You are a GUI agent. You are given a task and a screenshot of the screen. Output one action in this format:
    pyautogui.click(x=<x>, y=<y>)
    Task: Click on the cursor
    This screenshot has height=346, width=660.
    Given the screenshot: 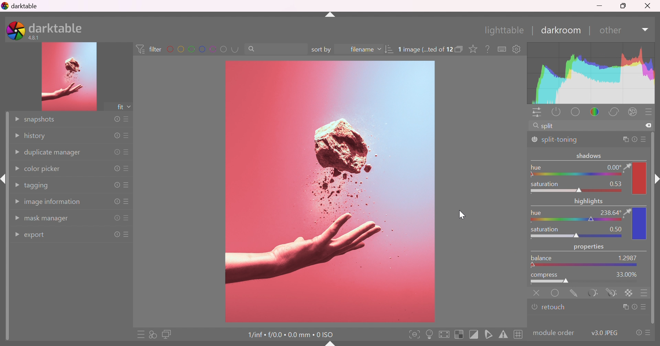 What is the action you would take?
    pyautogui.click(x=462, y=214)
    